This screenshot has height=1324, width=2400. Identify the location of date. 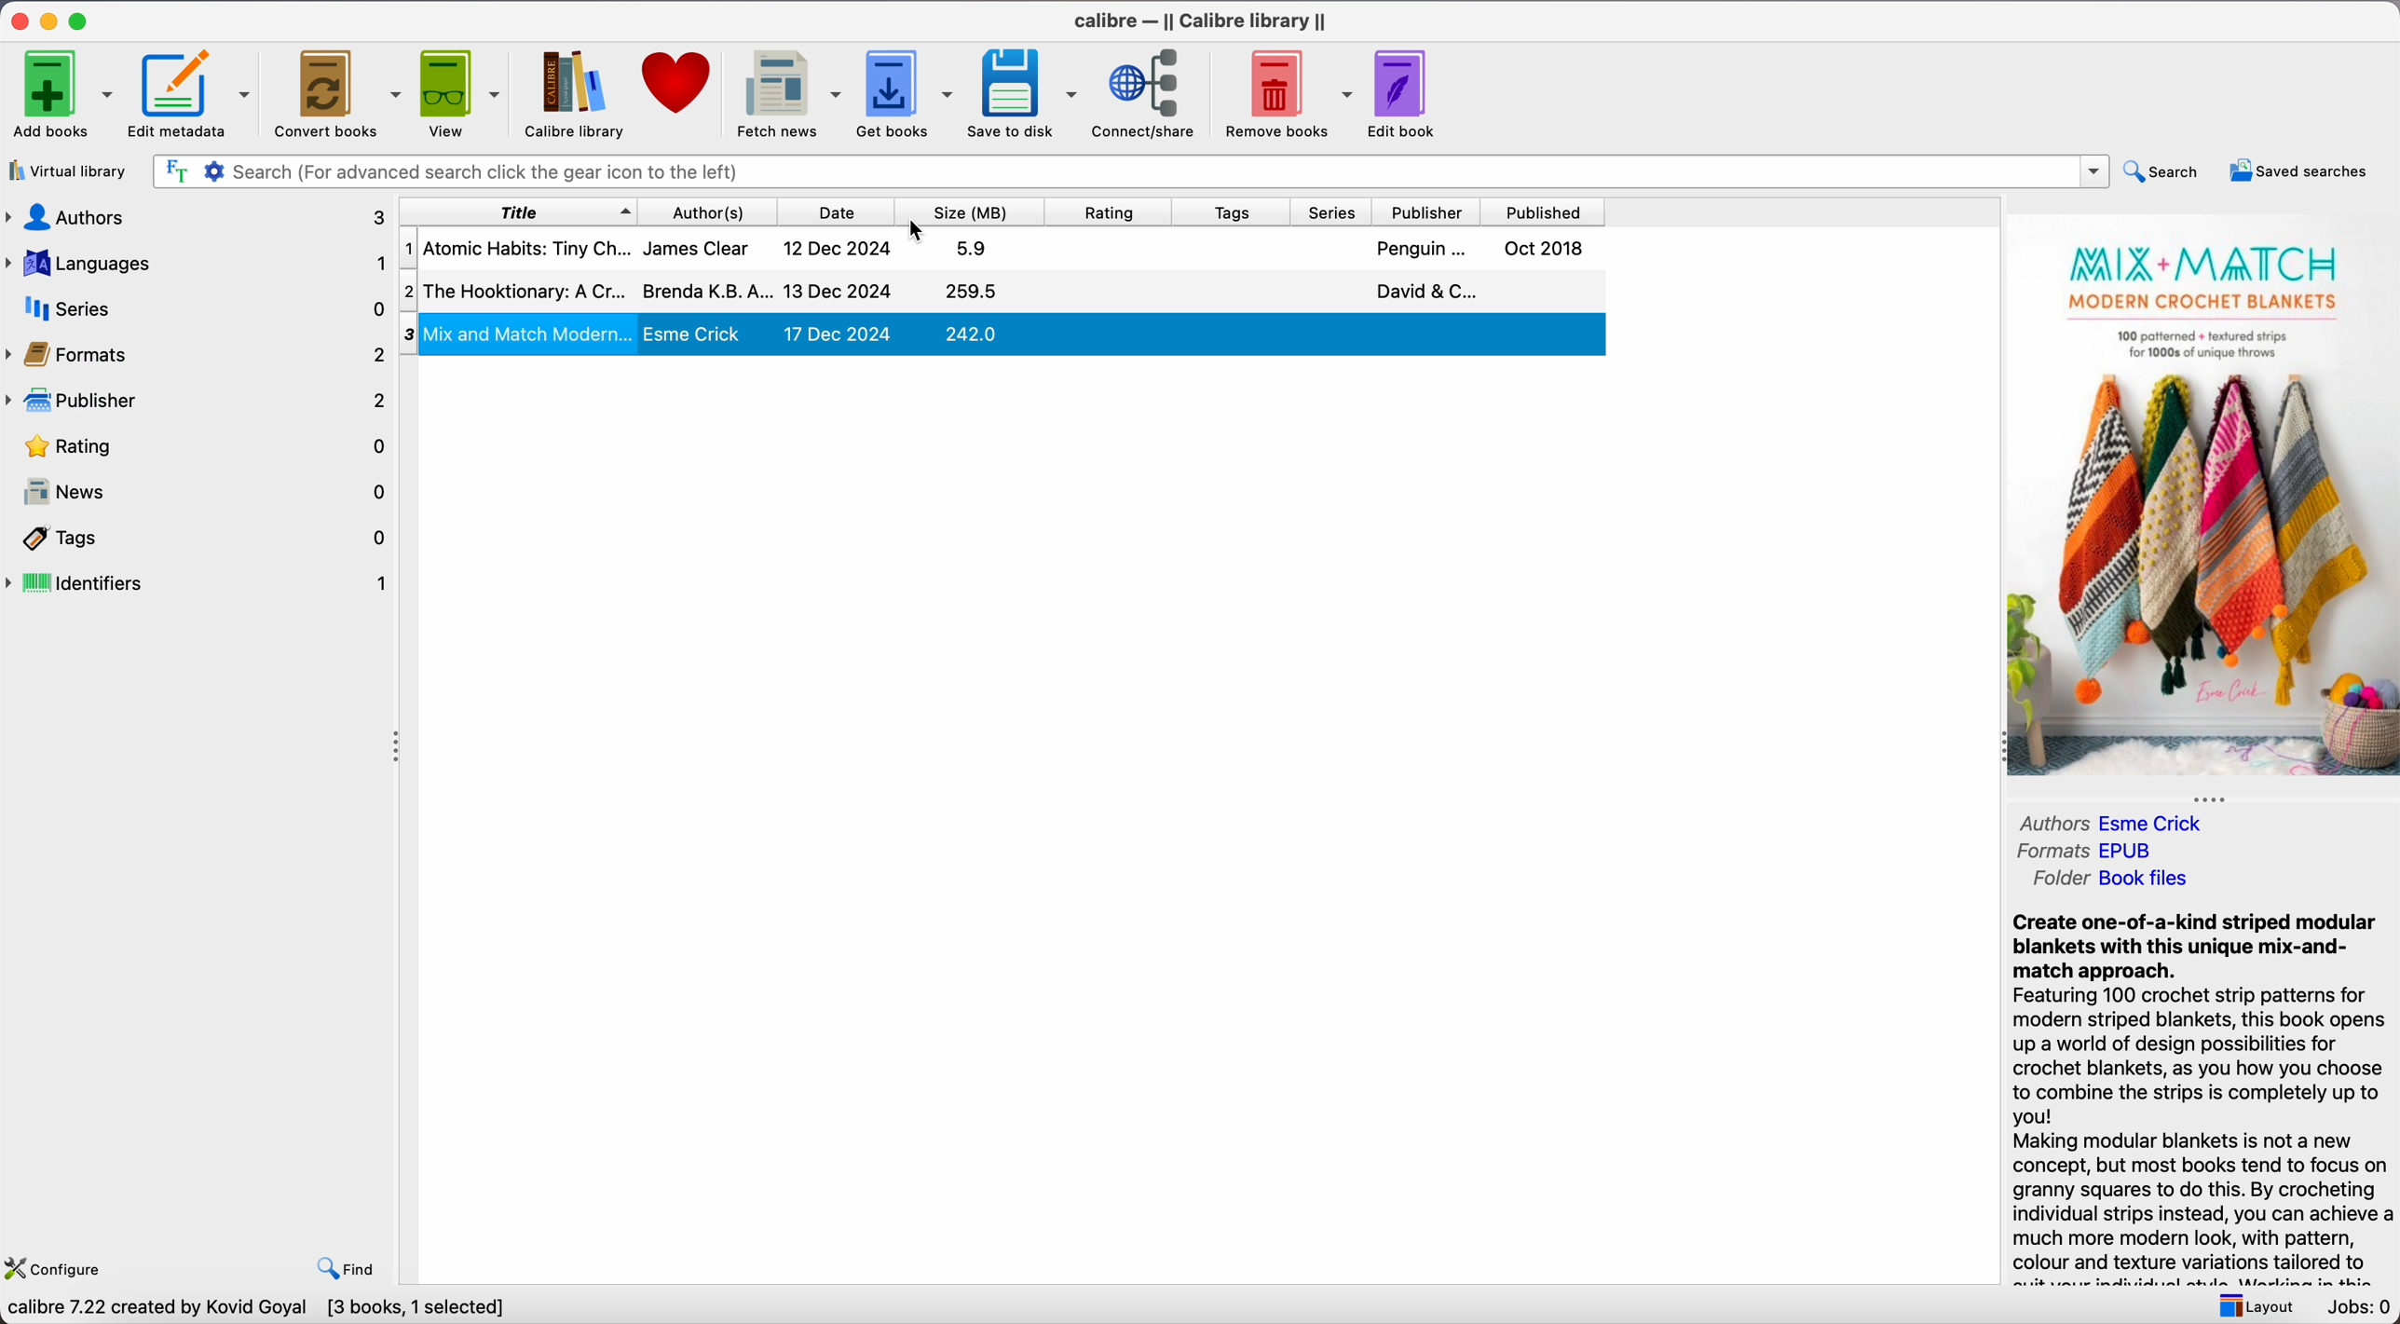
(843, 212).